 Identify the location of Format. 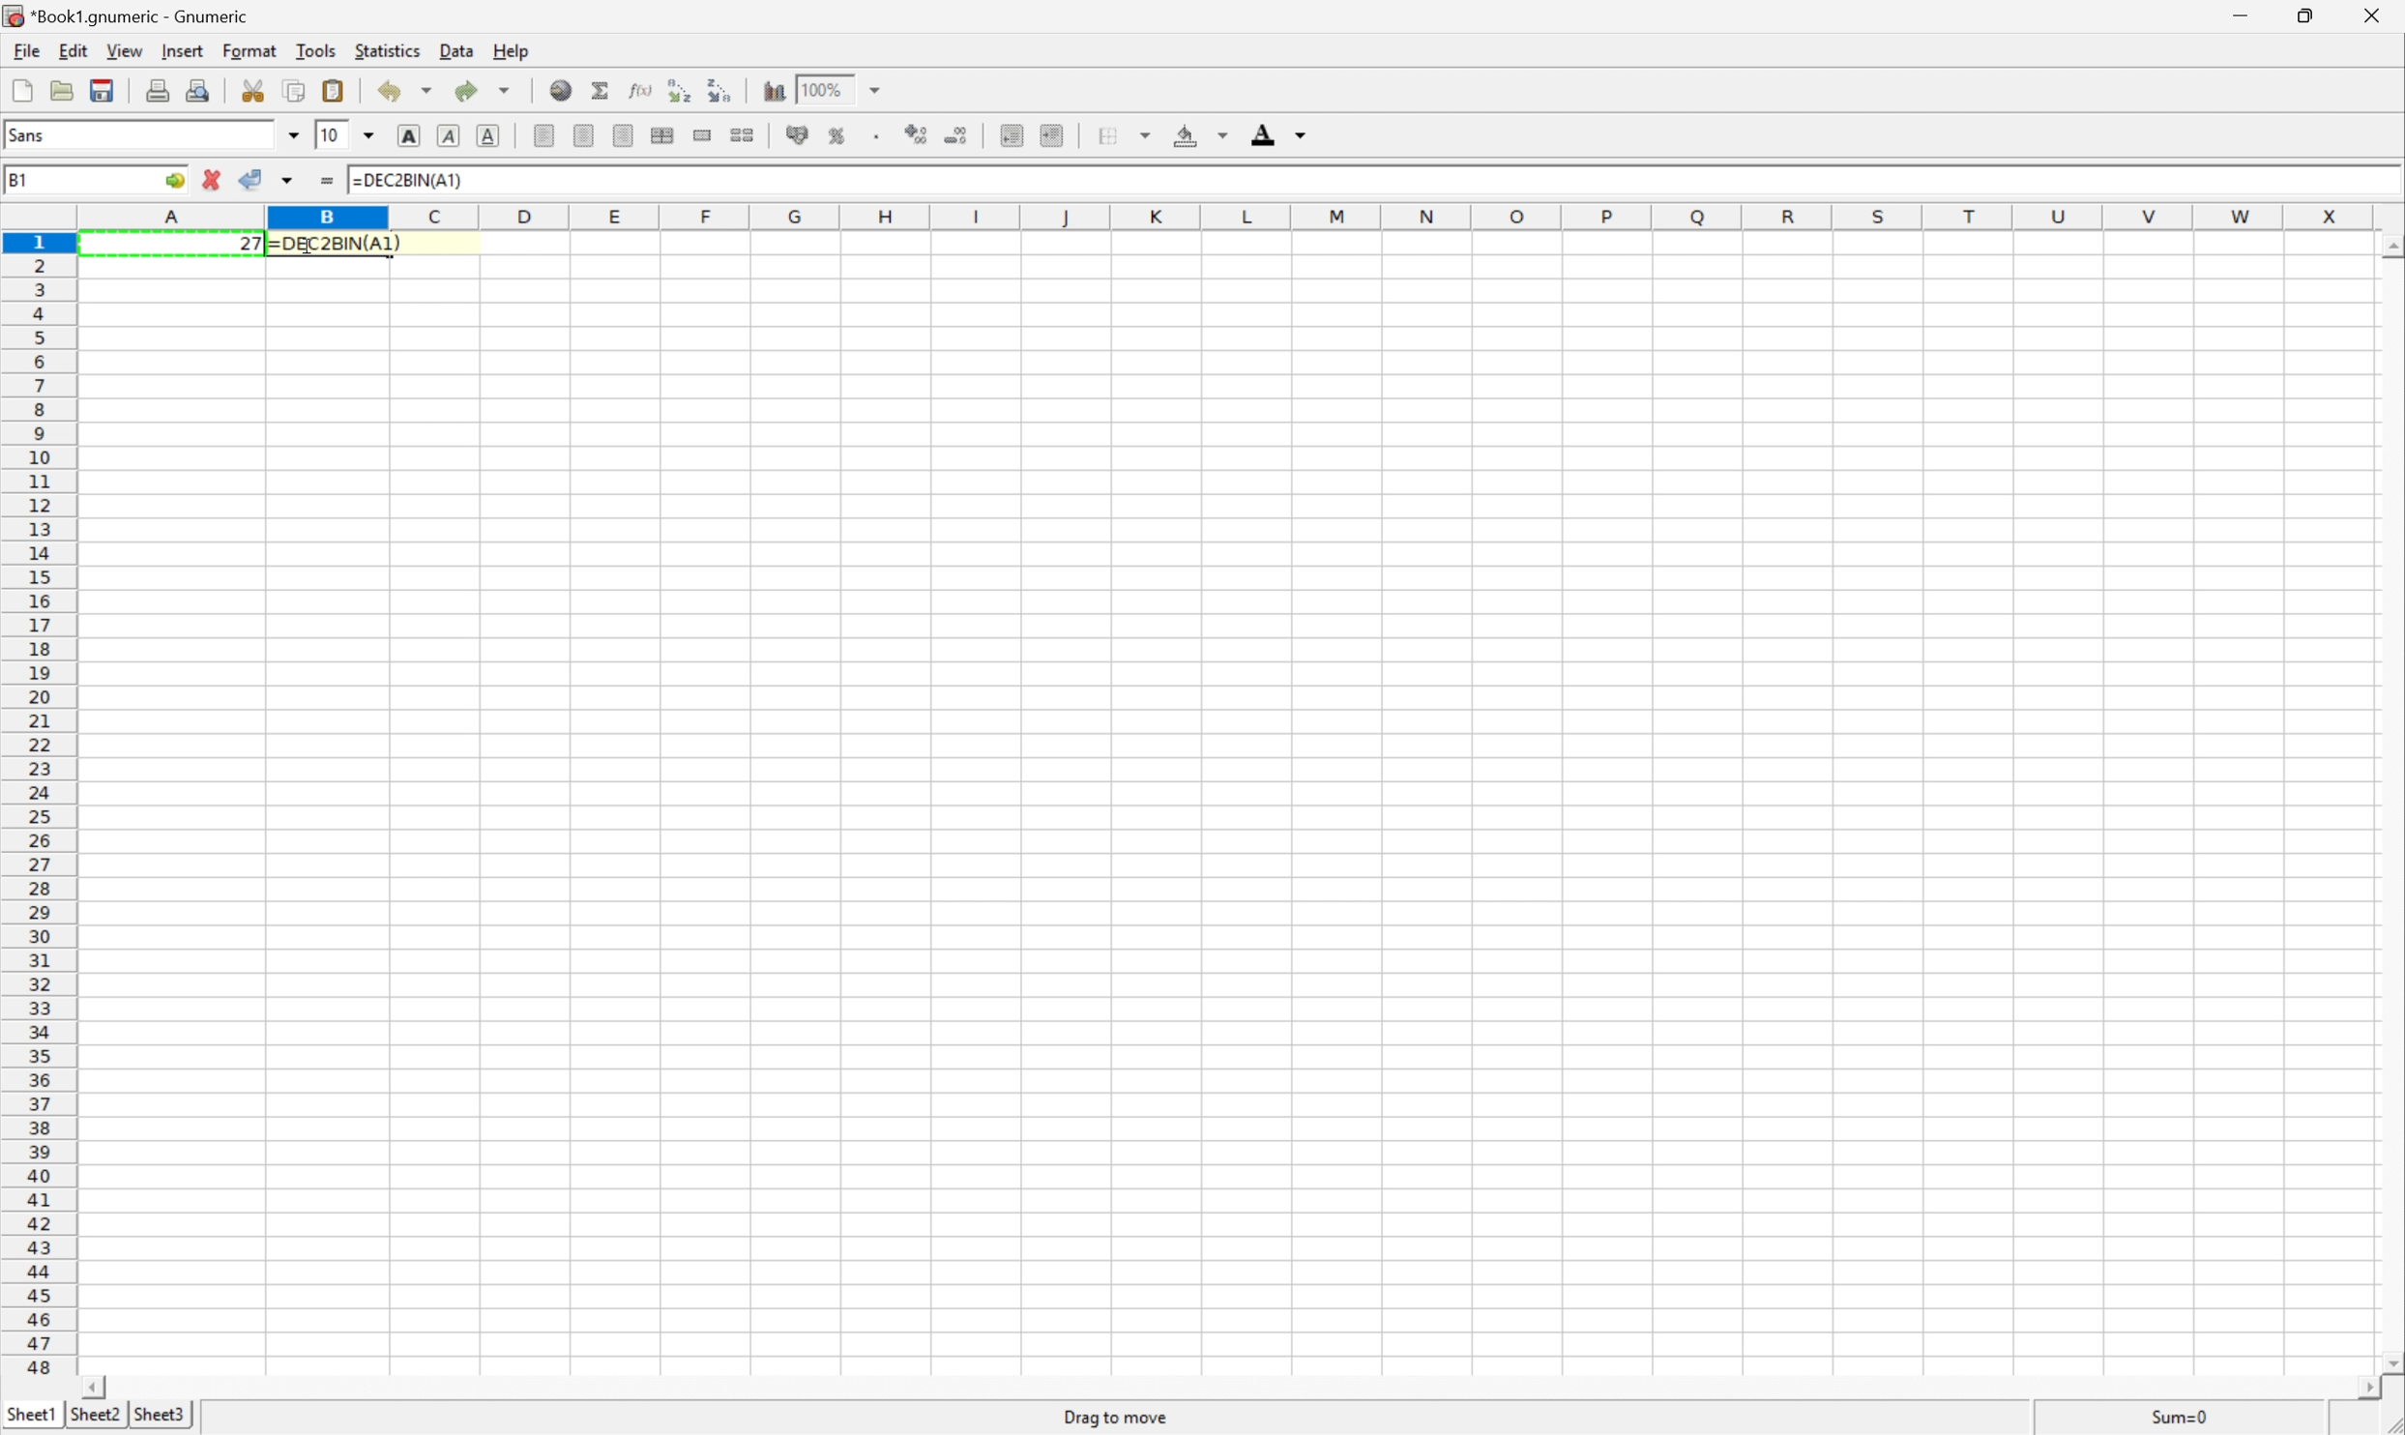
(249, 49).